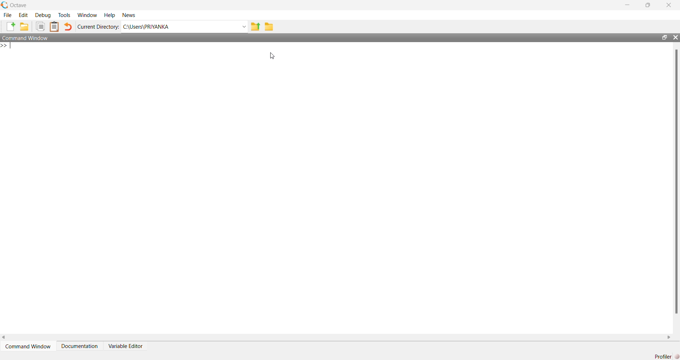 This screenshot has height=360, width=680. Describe the element at coordinates (110, 15) in the screenshot. I see `Help` at that location.